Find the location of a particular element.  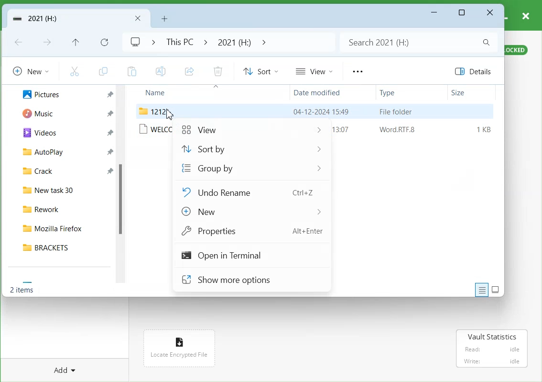

Copy is located at coordinates (103, 69).